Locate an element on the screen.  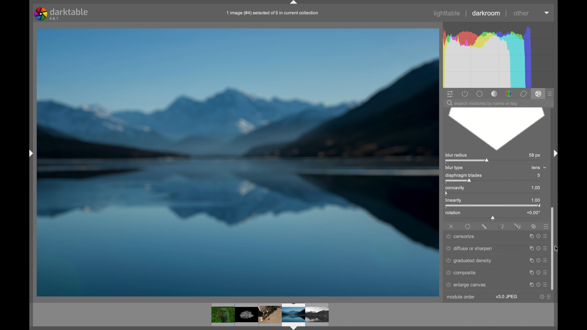
drag handle is located at coordinates (554, 153).